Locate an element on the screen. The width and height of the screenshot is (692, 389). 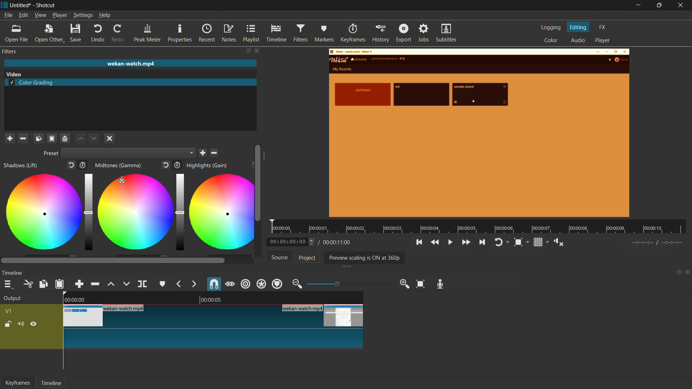
app icon is located at coordinates (4, 5).